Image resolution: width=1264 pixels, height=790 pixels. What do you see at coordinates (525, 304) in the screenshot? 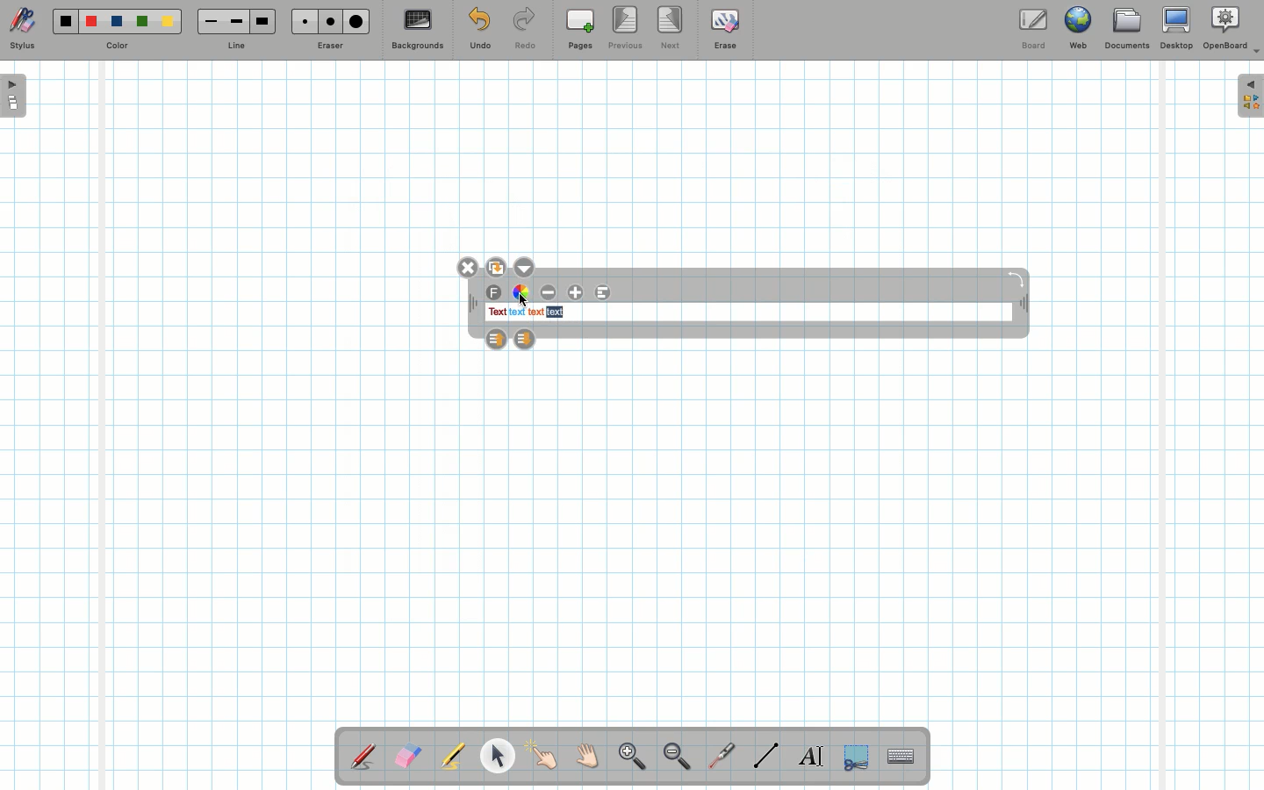
I see `cursor` at bounding box center [525, 304].